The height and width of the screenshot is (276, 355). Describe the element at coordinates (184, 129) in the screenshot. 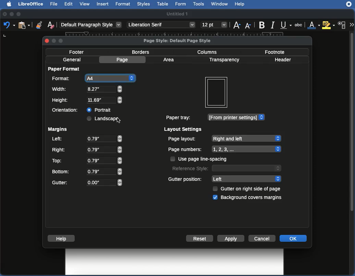

I see `Layout settings` at that location.